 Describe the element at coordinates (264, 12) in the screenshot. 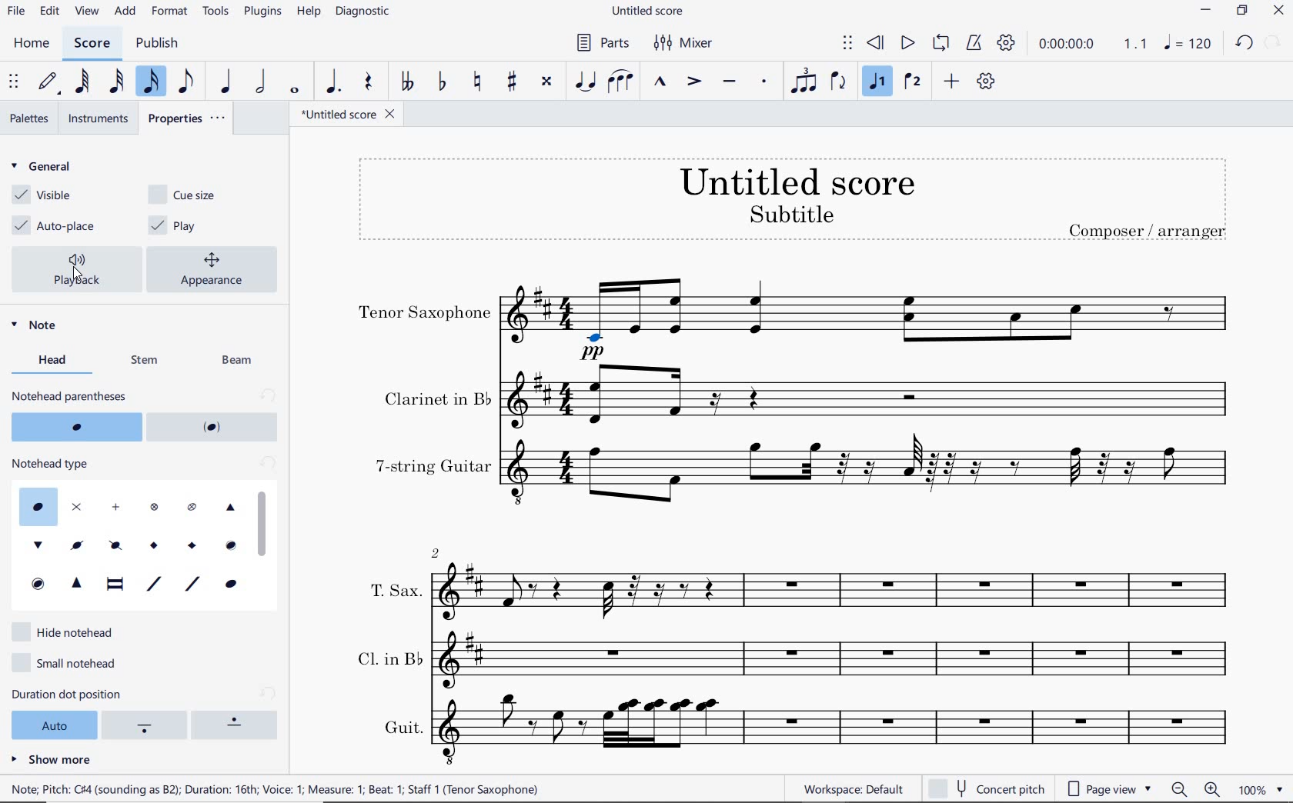

I see `plugins` at that location.